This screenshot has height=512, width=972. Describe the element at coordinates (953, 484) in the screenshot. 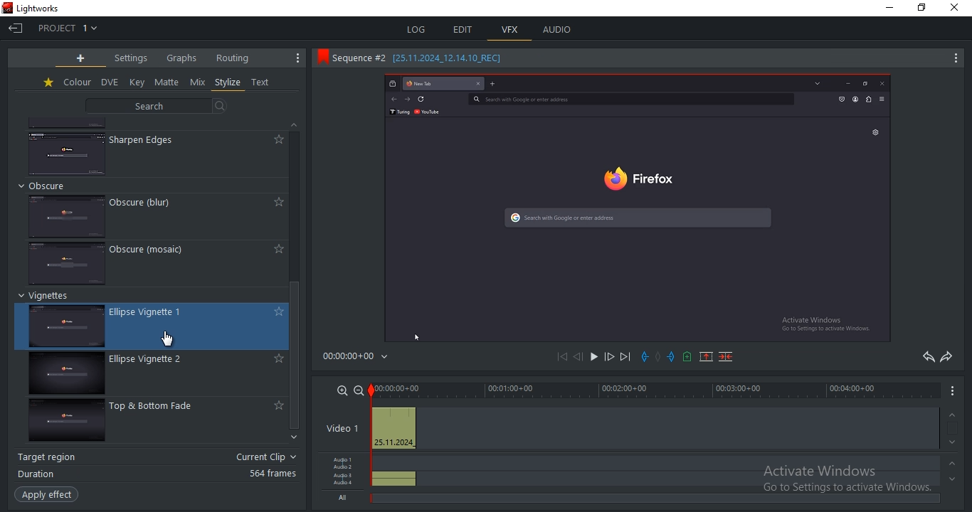

I see `greyed out down arrow` at that location.